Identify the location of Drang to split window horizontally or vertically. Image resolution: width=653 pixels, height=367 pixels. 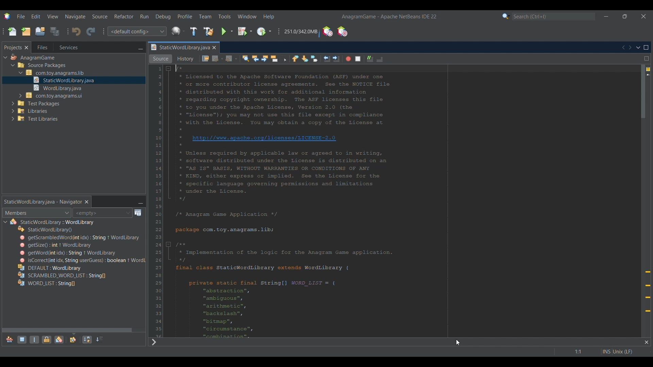
(647, 58).